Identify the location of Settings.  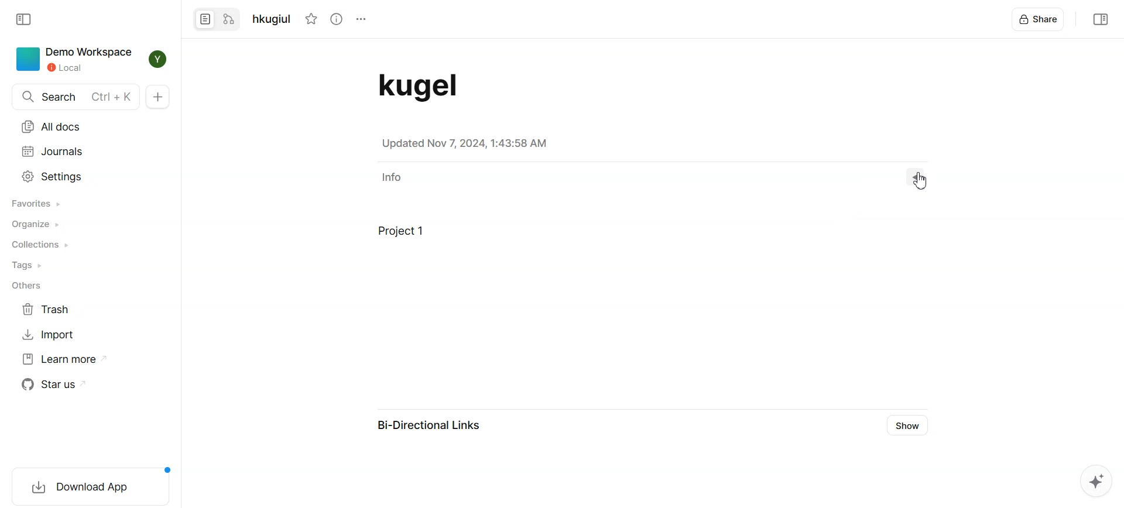
(53, 176).